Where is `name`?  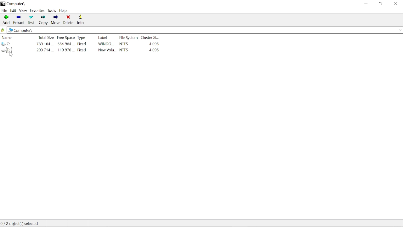
name is located at coordinates (16, 37).